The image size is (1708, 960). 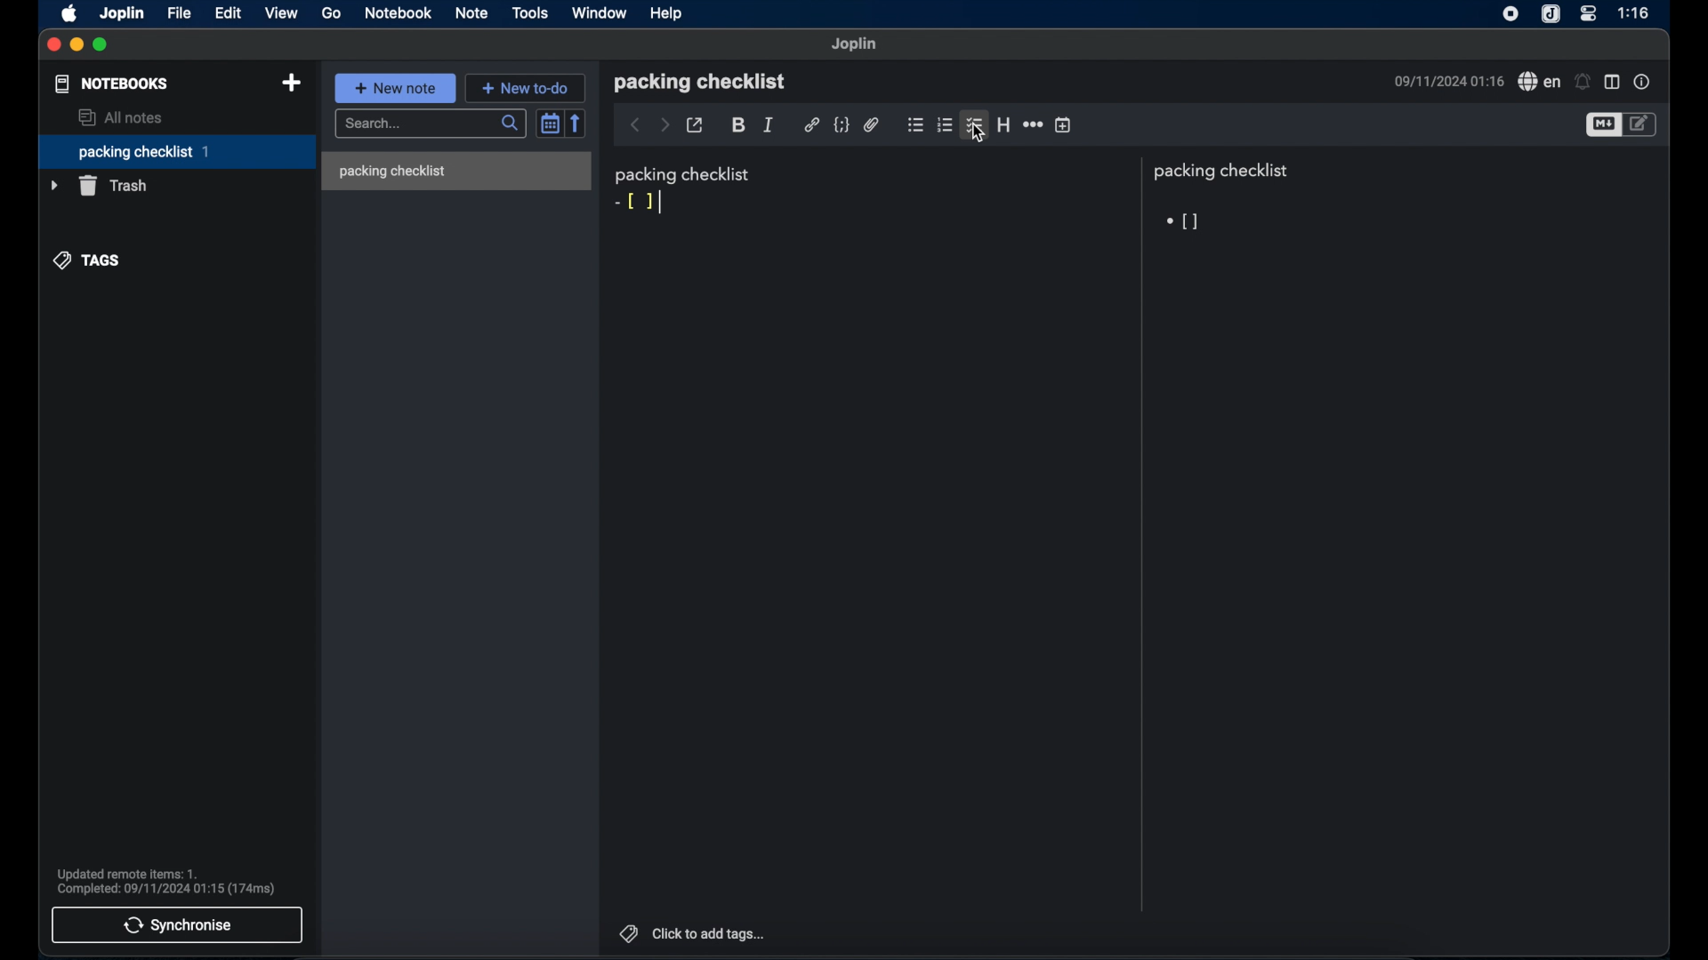 I want to click on 1:16, so click(x=1635, y=13).